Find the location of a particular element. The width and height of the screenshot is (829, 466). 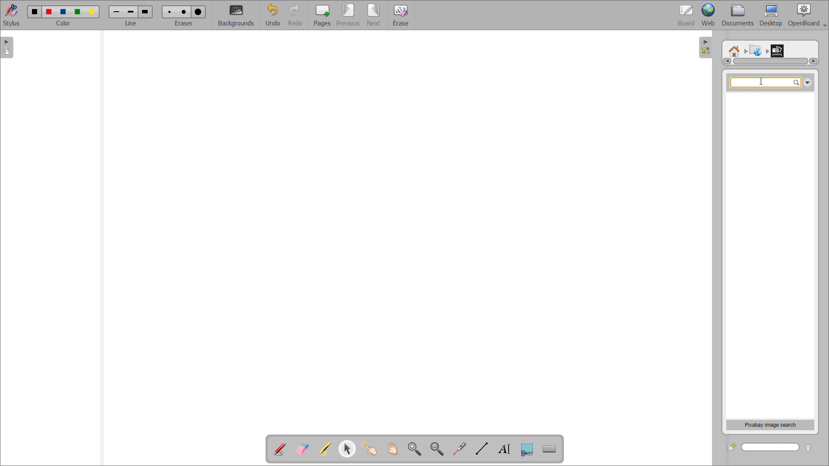

scroll left is located at coordinates (726, 61).